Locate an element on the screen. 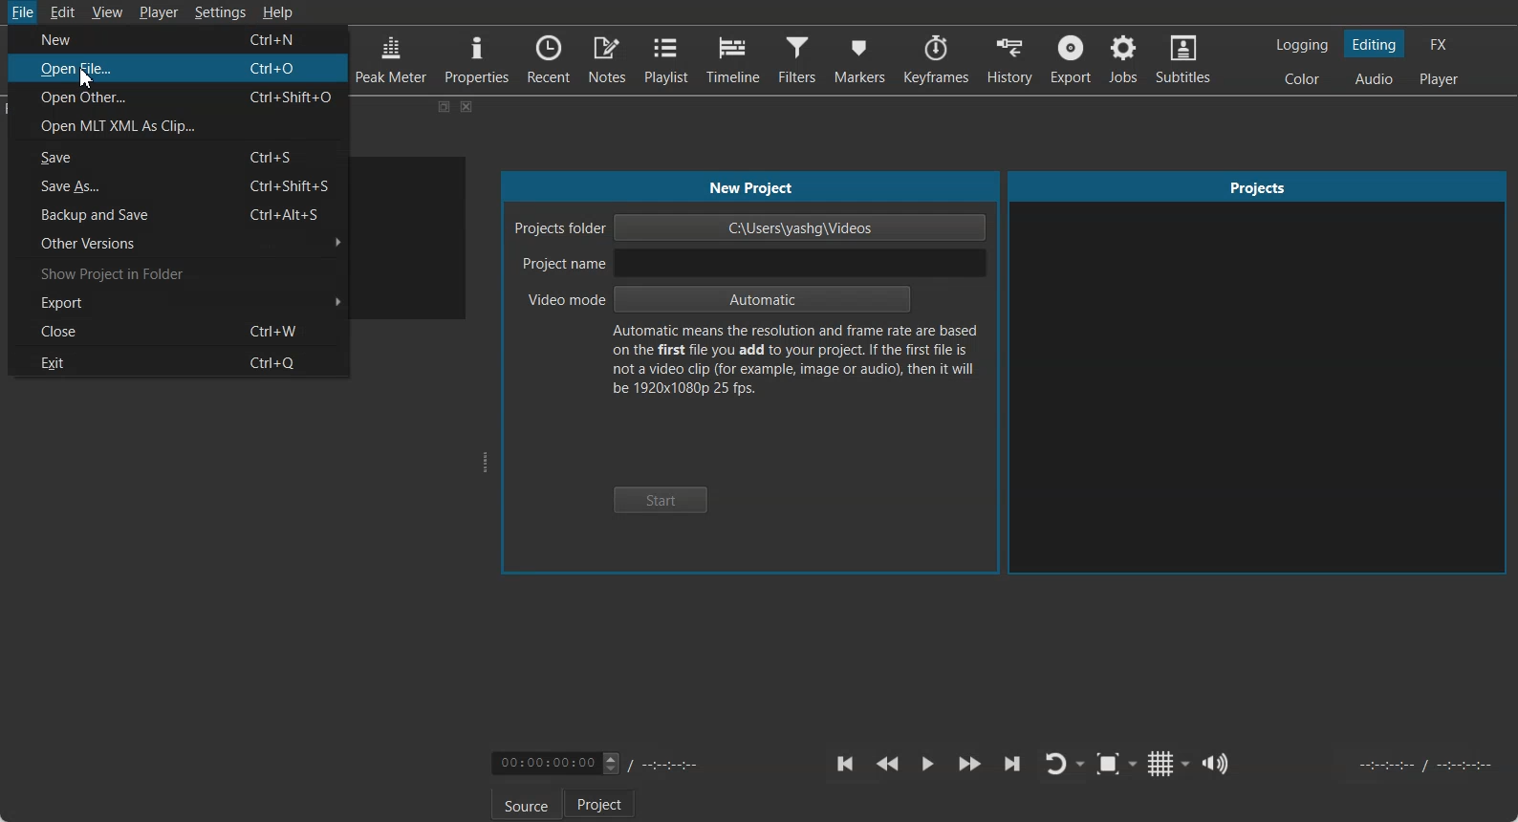 This screenshot has width=1518, height=822. C:\Users\yashg\Videos is located at coordinates (796, 227).